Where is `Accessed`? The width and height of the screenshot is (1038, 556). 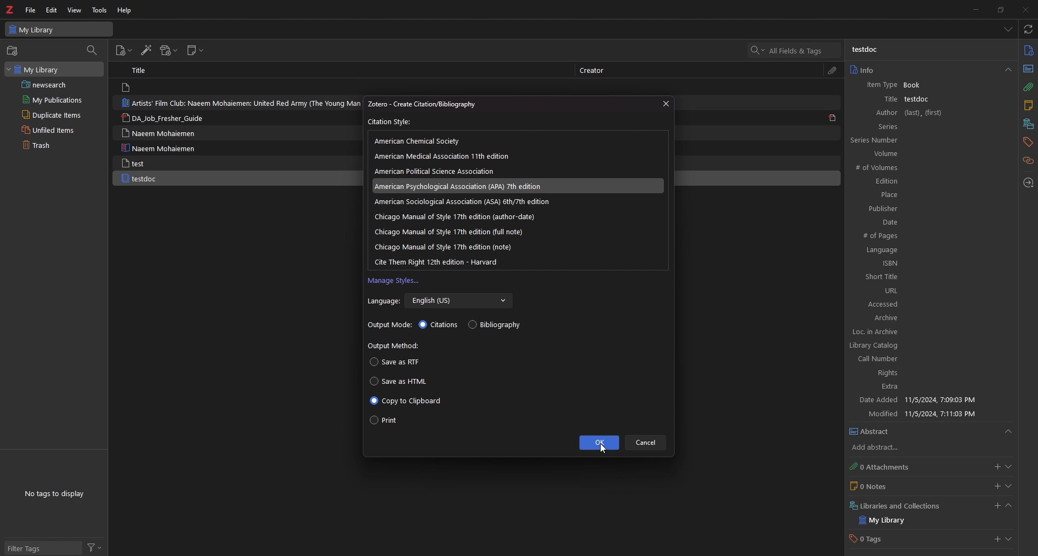 Accessed is located at coordinates (929, 304).